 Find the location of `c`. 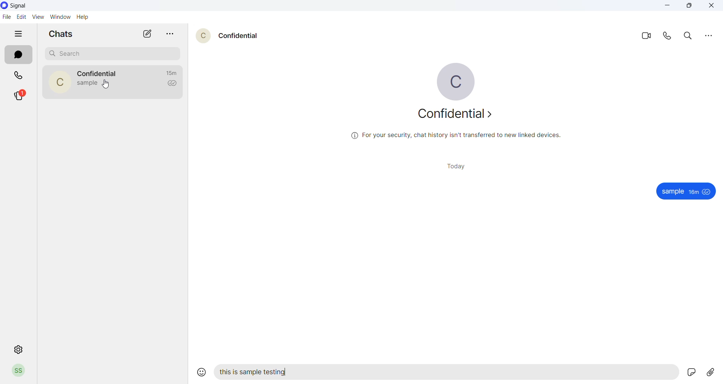

c is located at coordinates (203, 35).